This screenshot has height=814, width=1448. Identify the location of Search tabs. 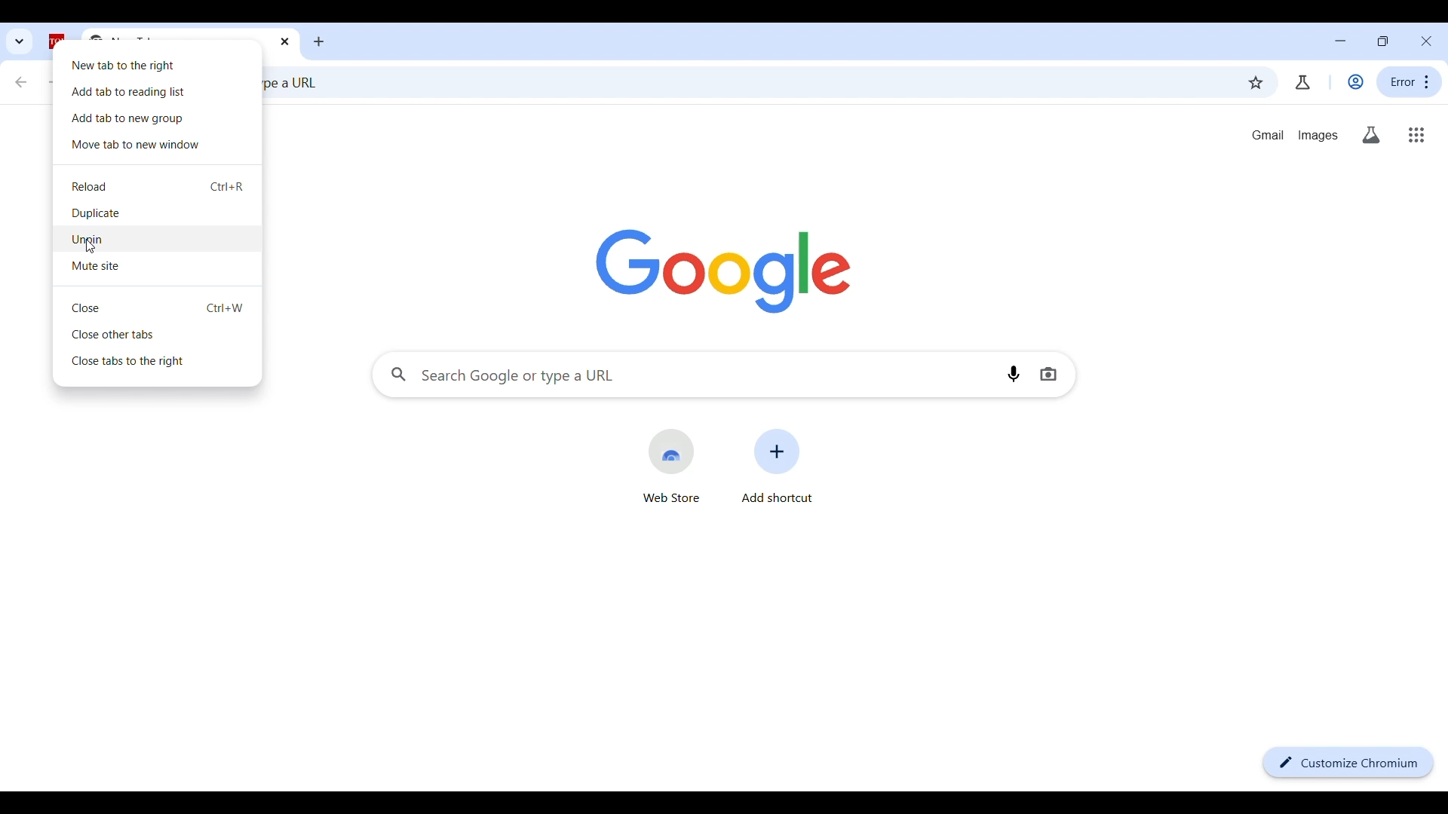
(20, 41).